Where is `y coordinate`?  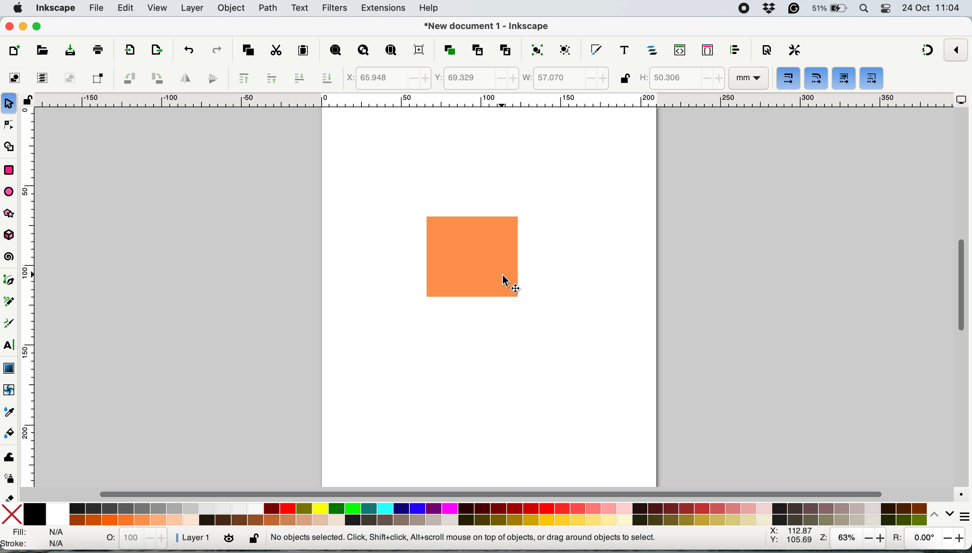 y coordinate is located at coordinates (475, 78).